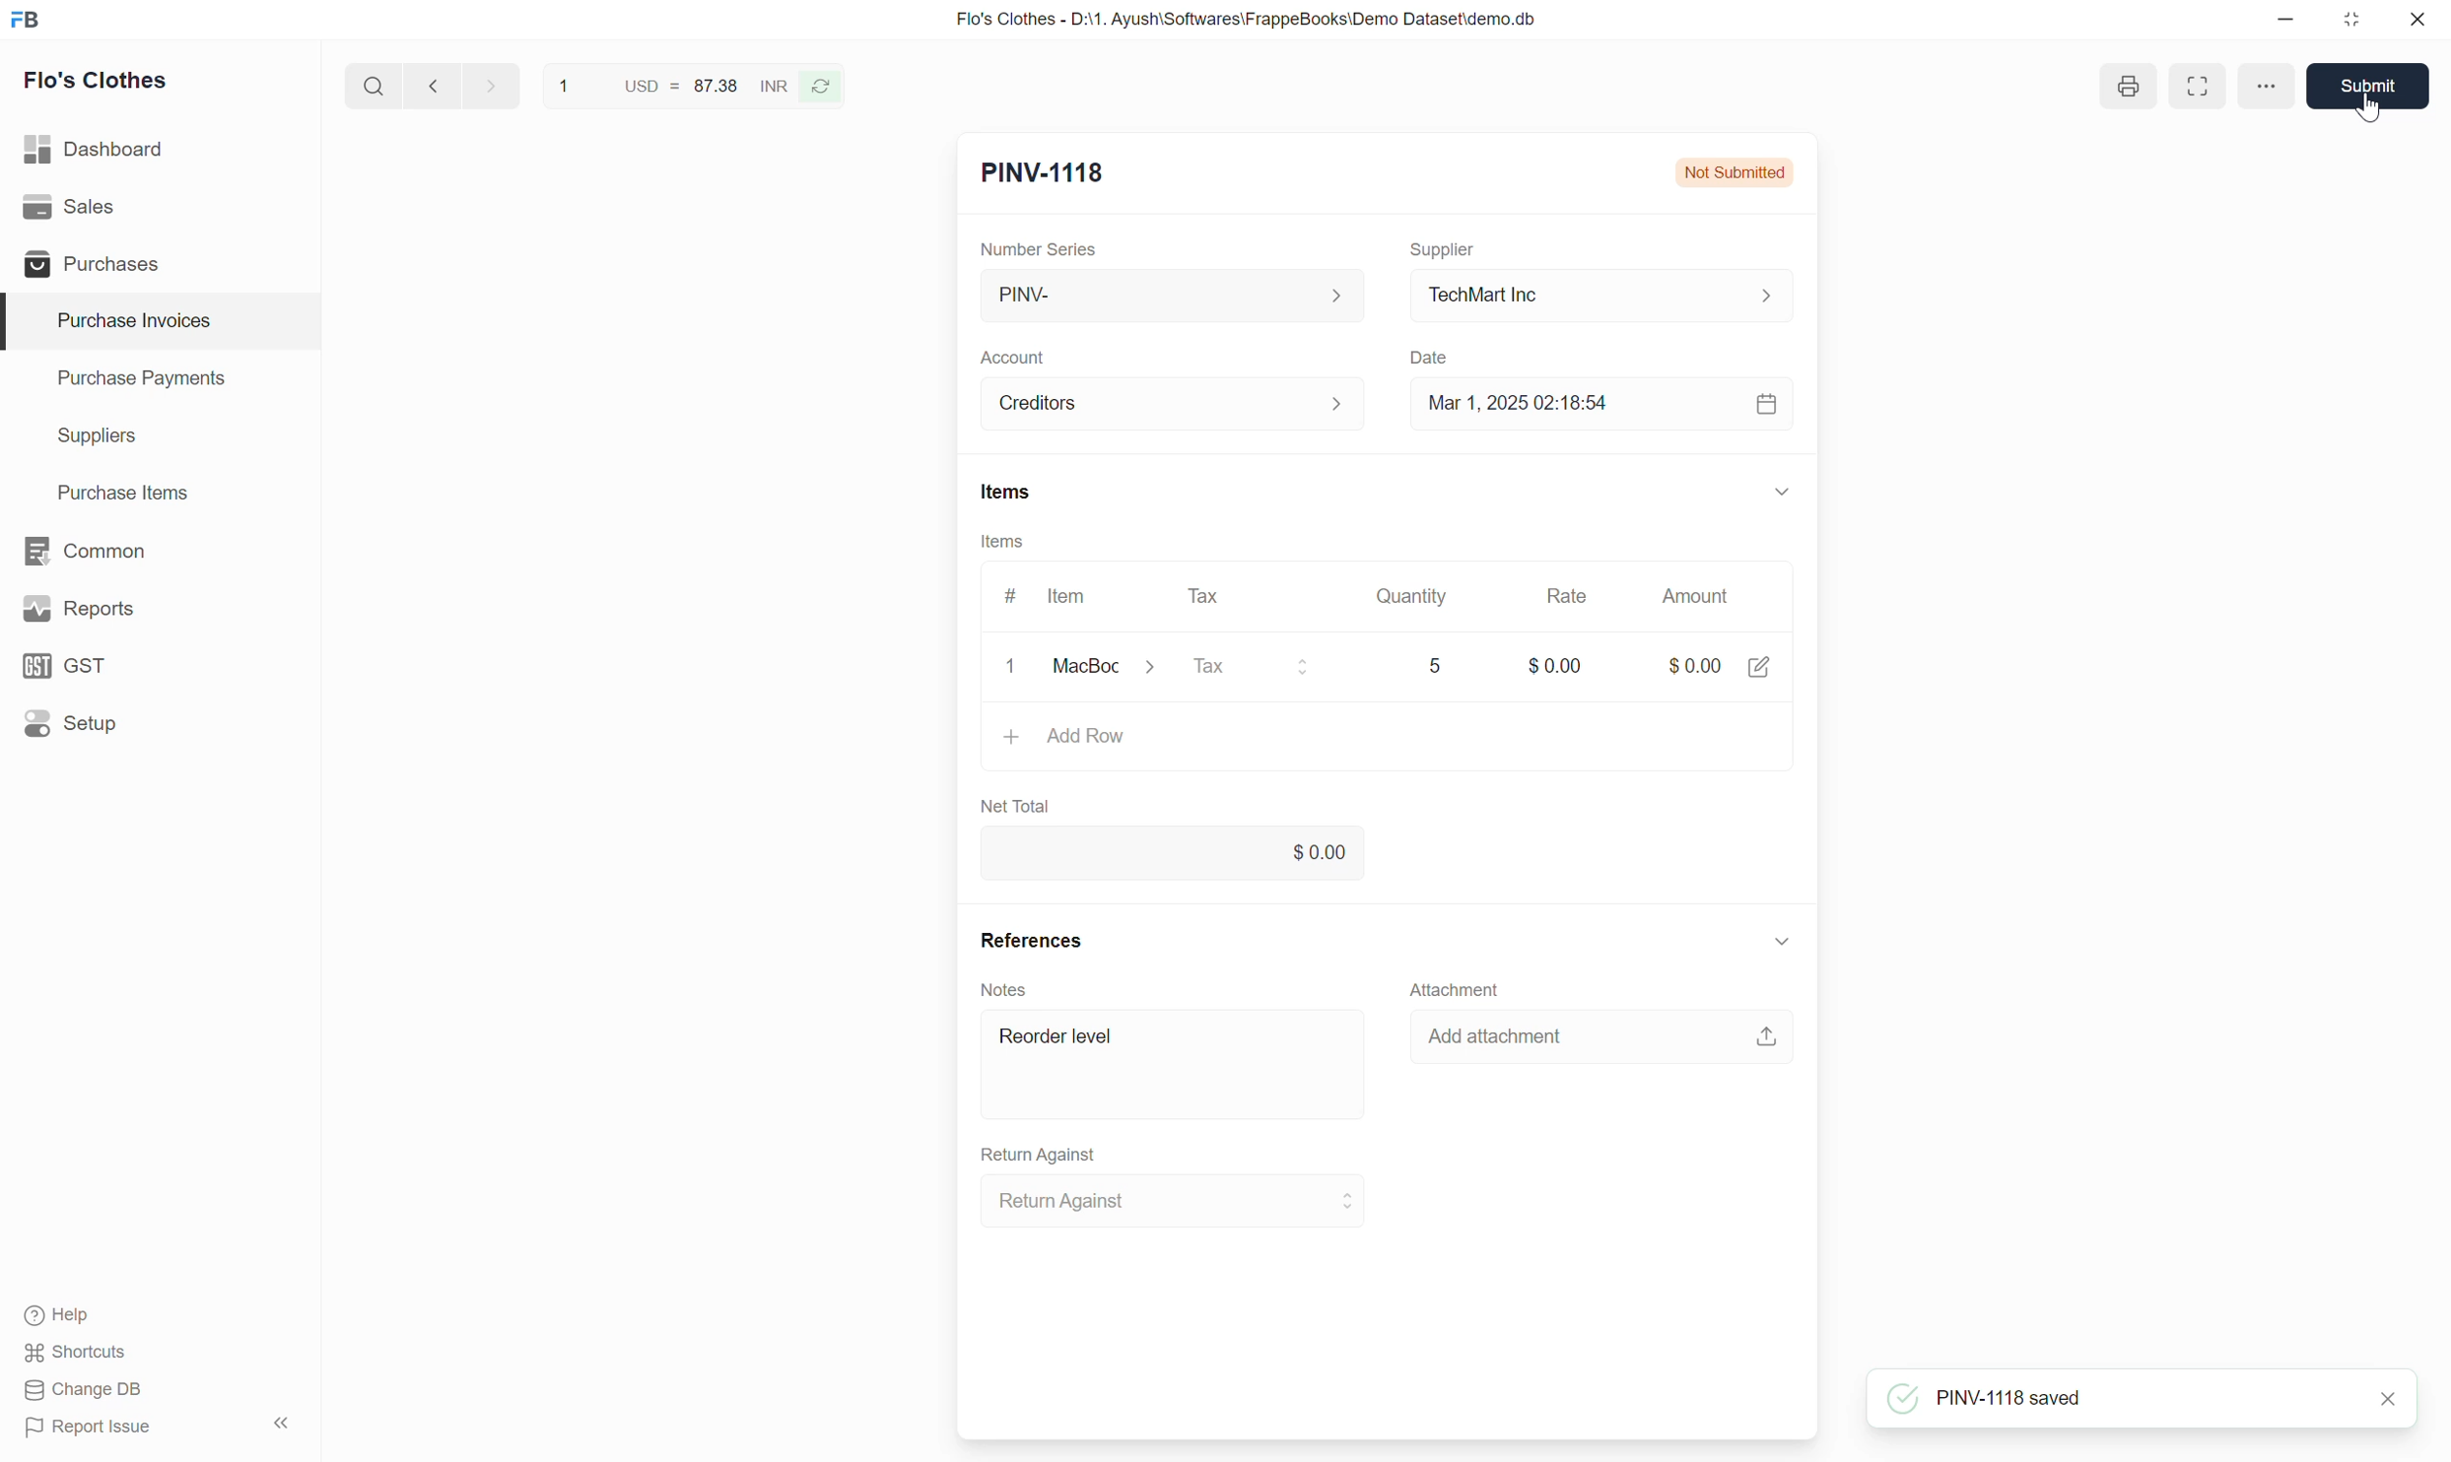 The width and height of the screenshot is (2451, 1462). Describe the element at coordinates (1442, 666) in the screenshot. I see `5` at that location.